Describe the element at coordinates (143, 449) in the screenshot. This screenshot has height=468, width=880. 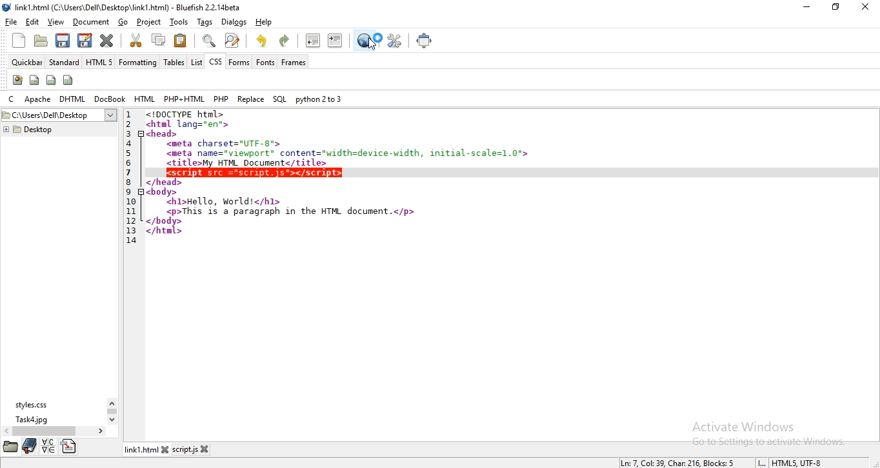
I see `link1` at that location.